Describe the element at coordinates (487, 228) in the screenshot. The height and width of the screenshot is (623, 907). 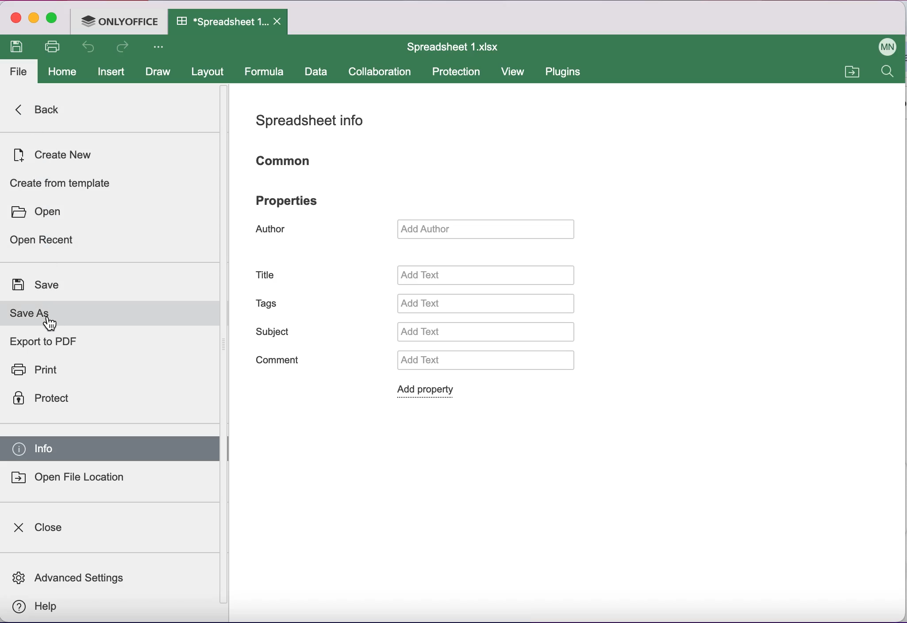
I see `add author` at that location.